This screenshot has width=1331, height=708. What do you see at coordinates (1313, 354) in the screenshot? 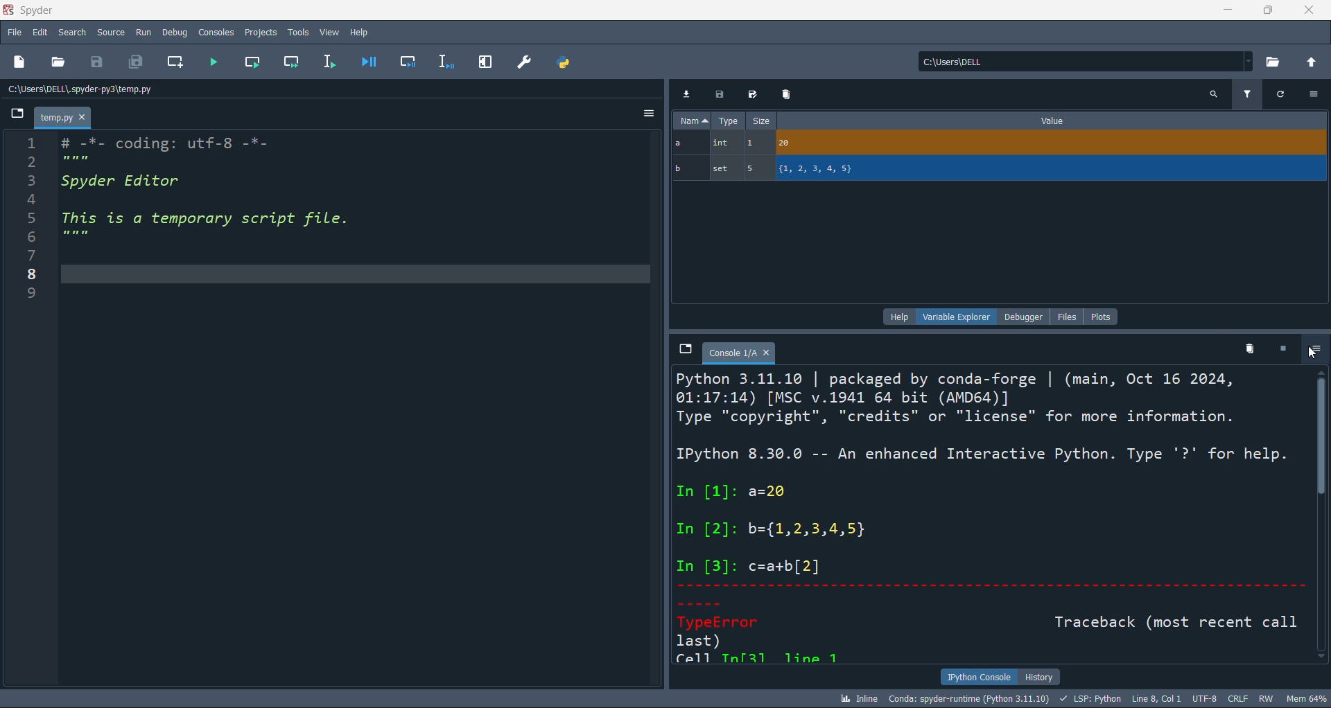
I see `cursor` at bounding box center [1313, 354].